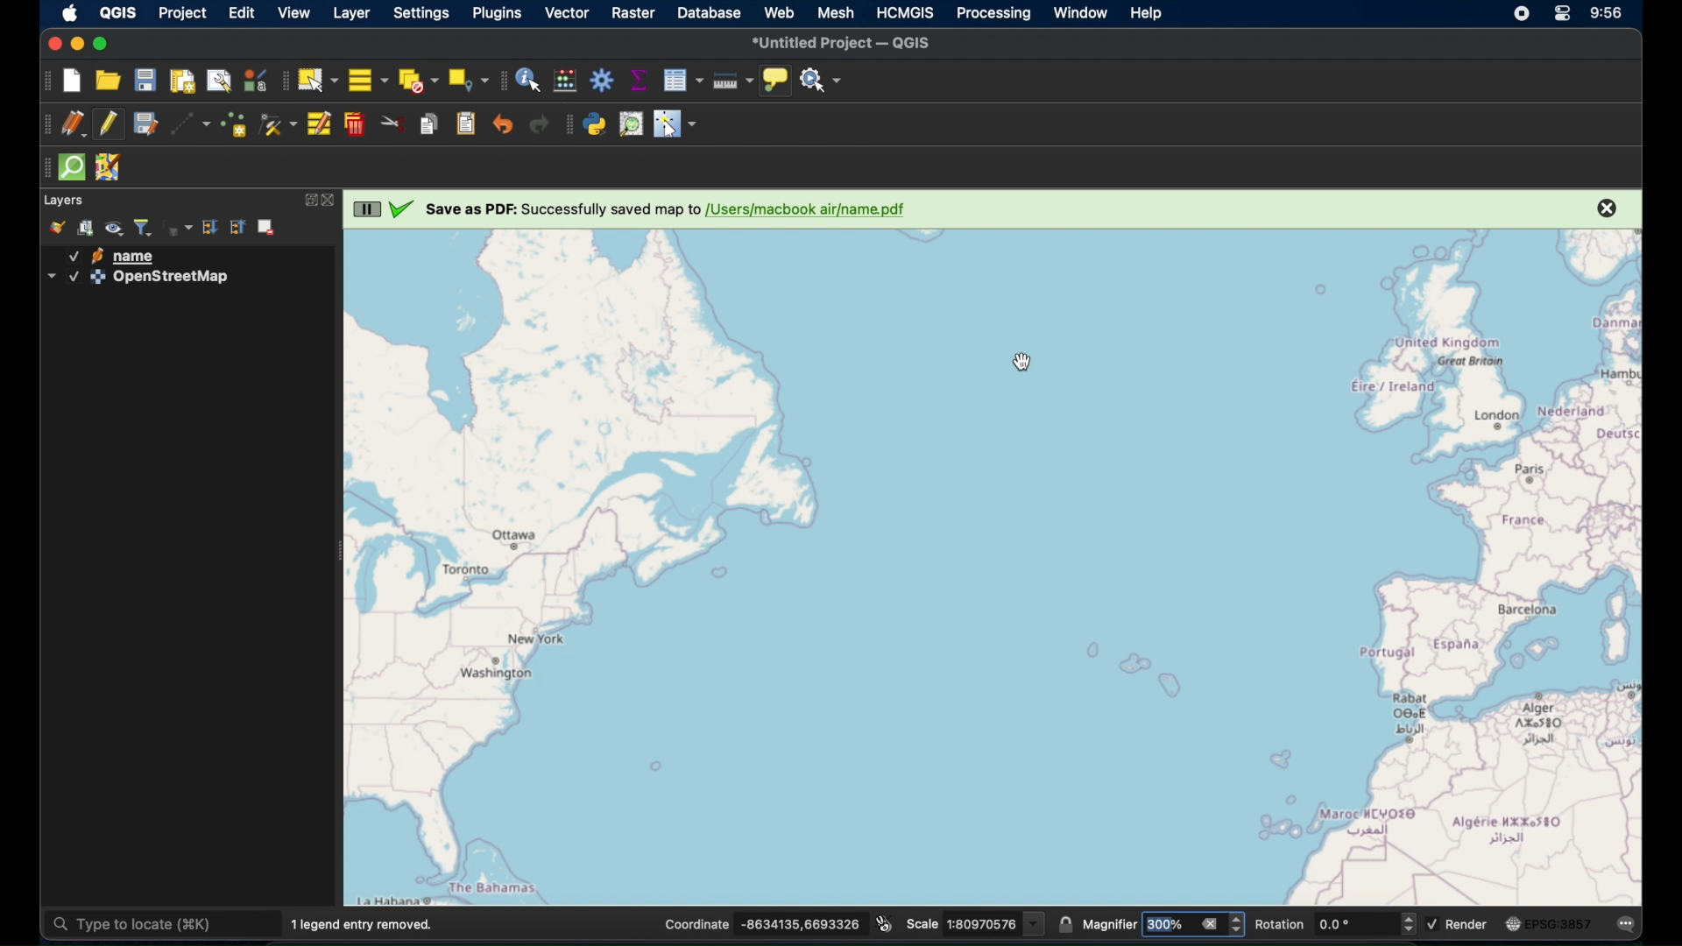  I want to click on select by location, so click(468, 81).